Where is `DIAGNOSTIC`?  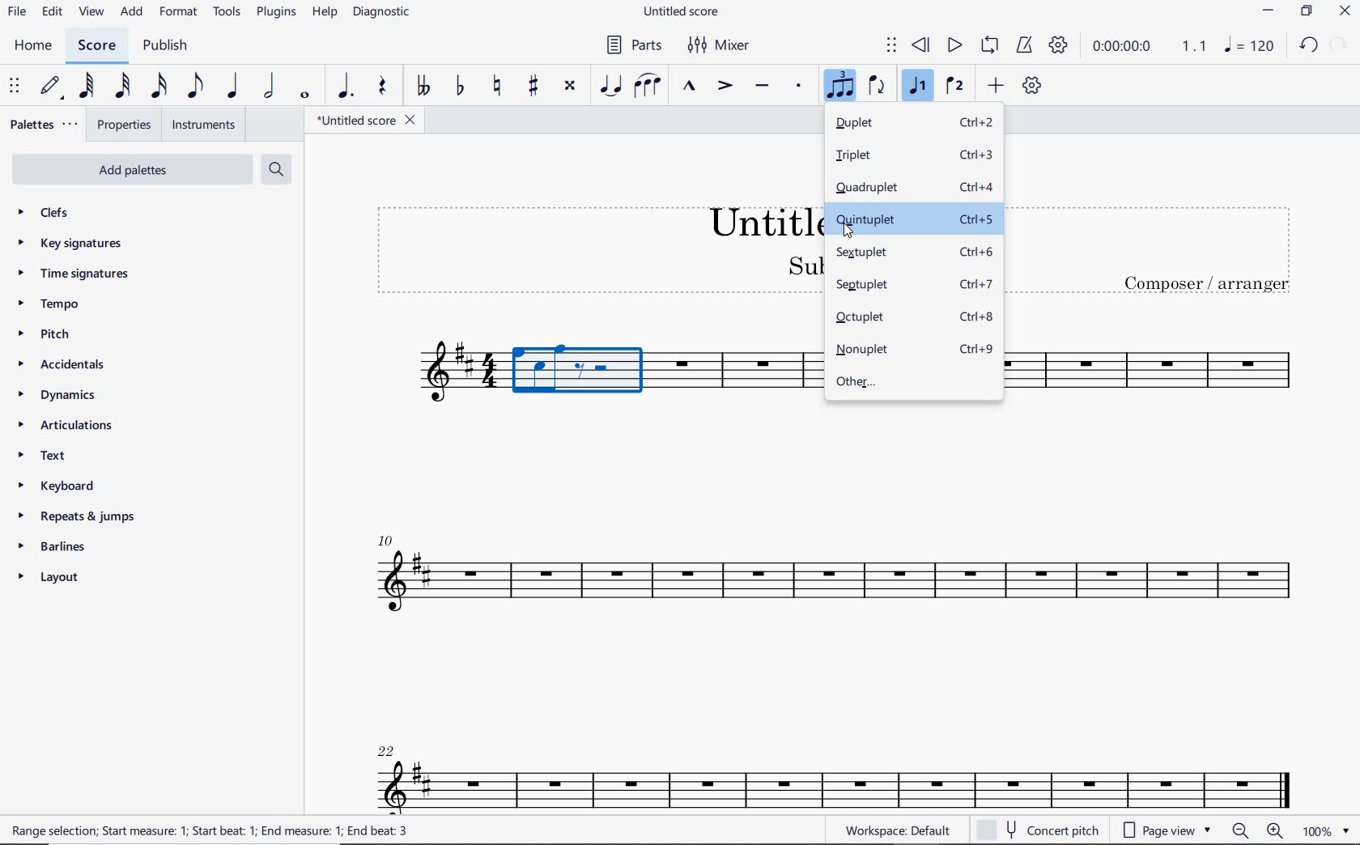 DIAGNOSTIC is located at coordinates (384, 14).